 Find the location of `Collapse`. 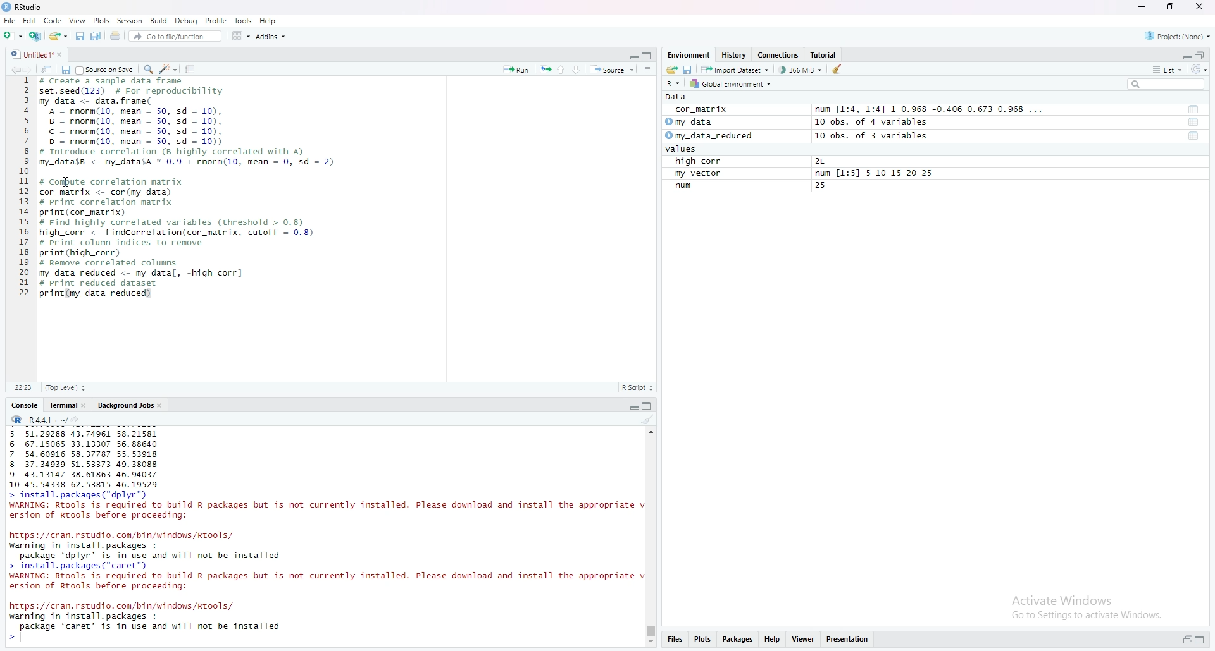

Collapse is located at coordinates (1184, 56).